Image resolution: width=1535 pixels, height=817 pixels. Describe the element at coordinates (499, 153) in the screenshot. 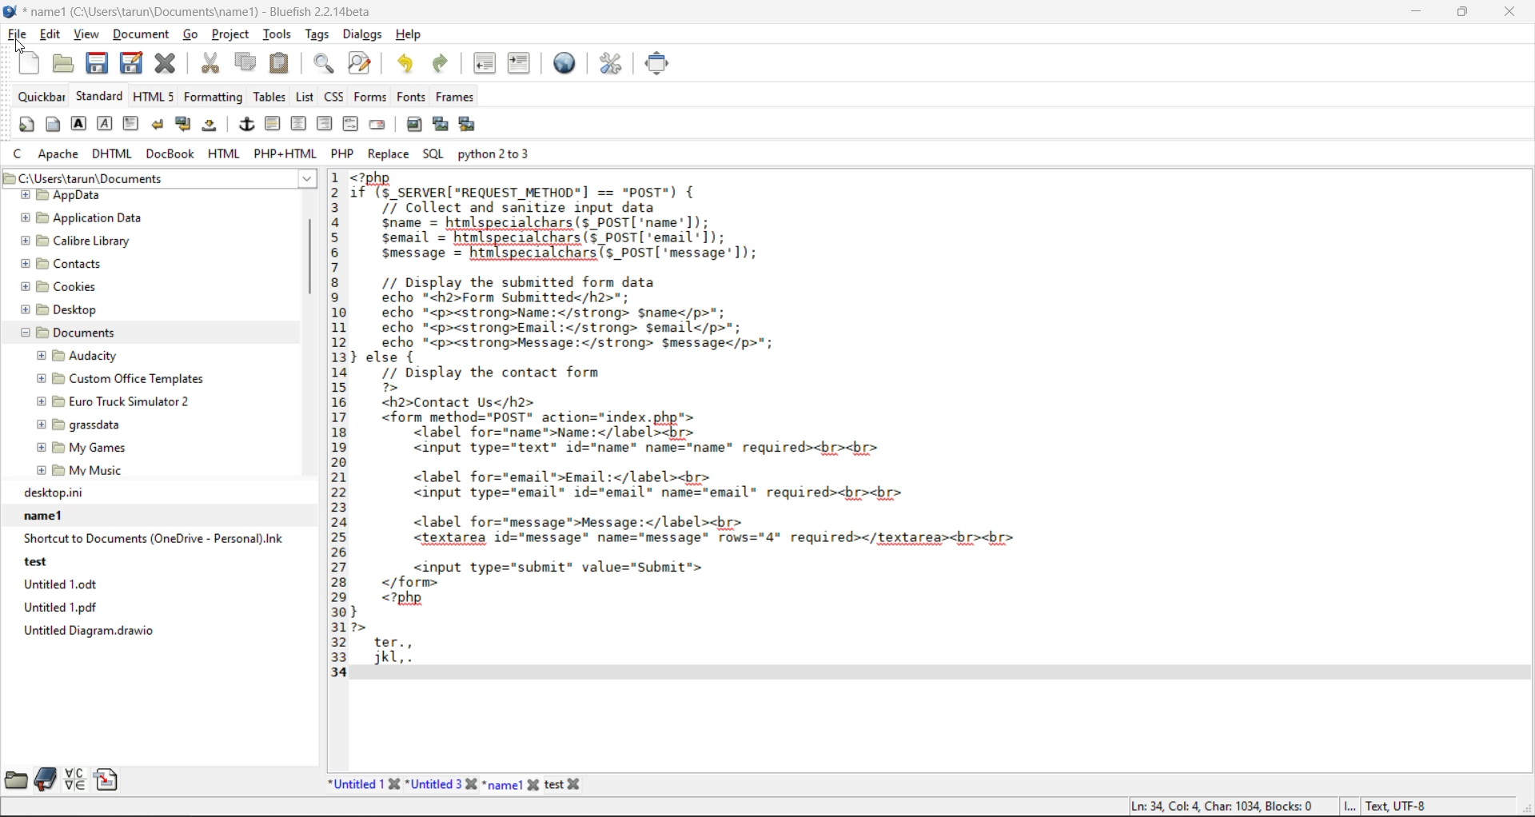

I see `python 2 to 3` at that location.